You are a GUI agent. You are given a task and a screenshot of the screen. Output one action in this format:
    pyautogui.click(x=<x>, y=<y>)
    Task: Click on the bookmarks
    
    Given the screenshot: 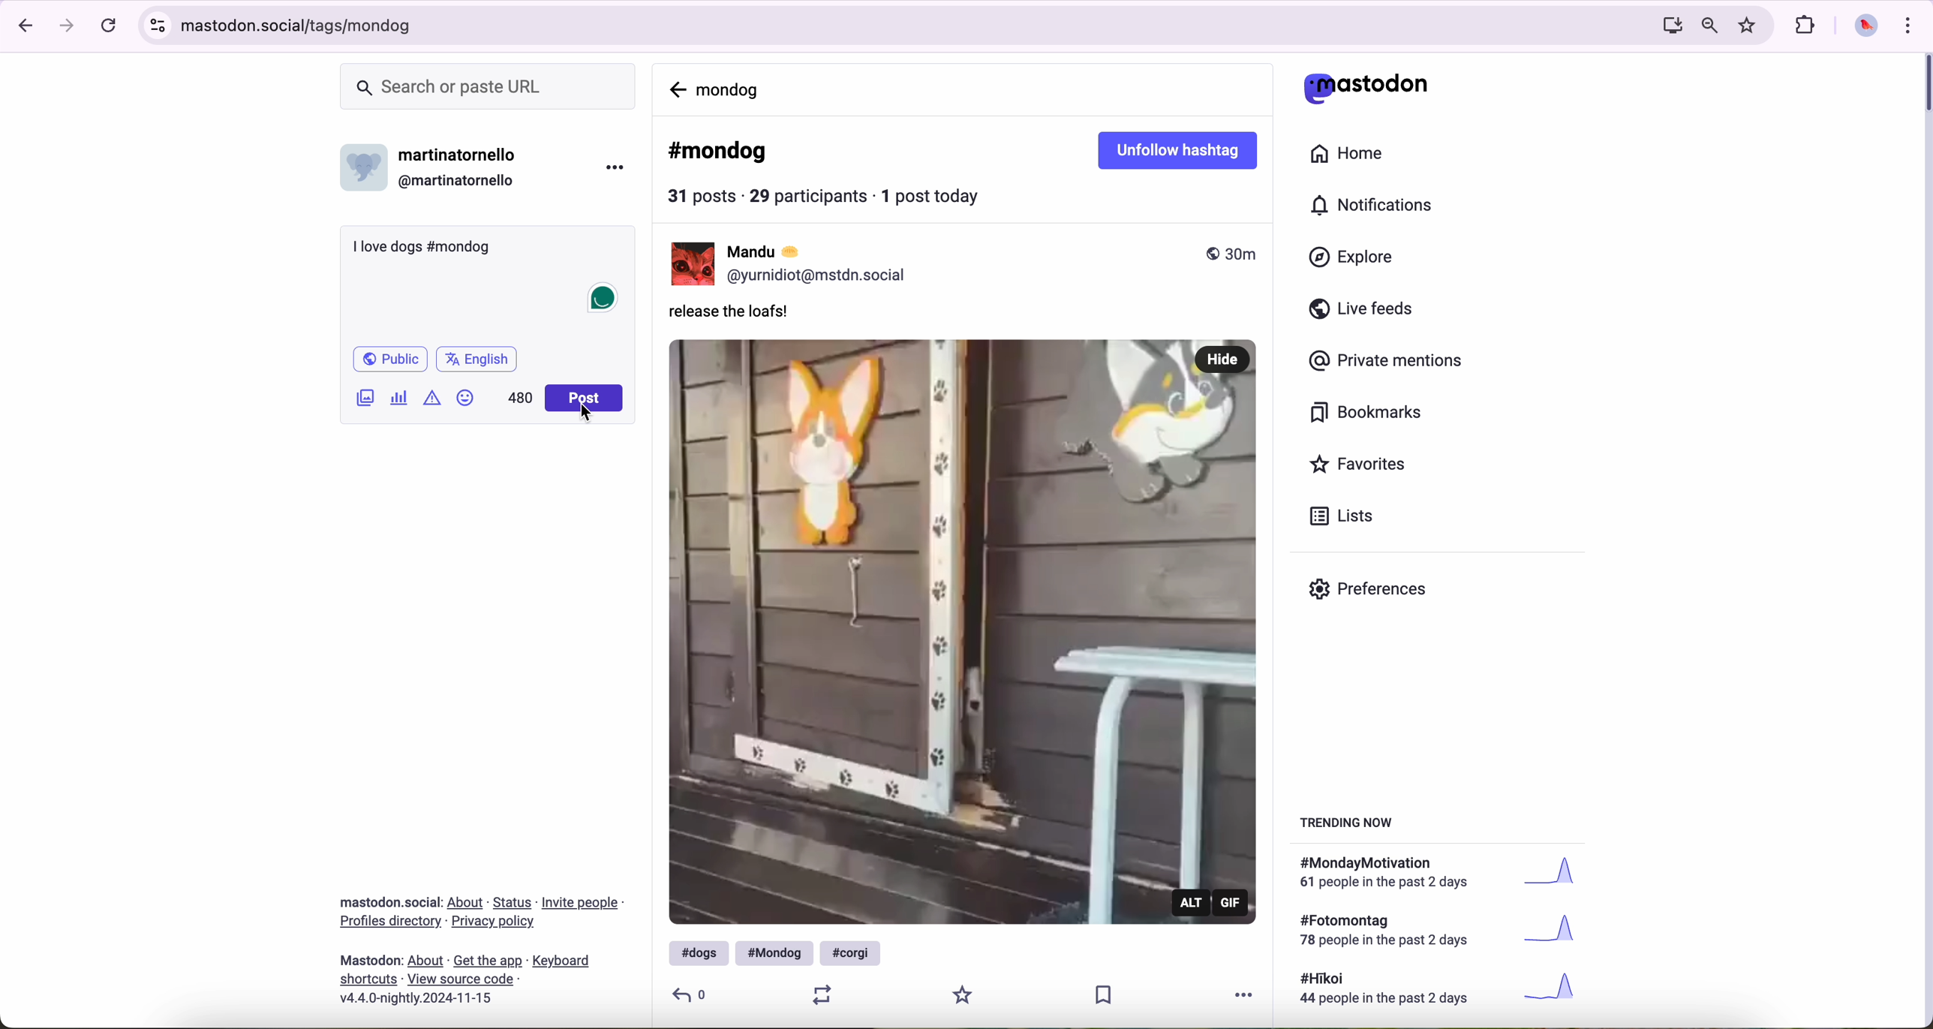 What is the action you would take?
    pyautogui.click(x=1367, y=413)
    